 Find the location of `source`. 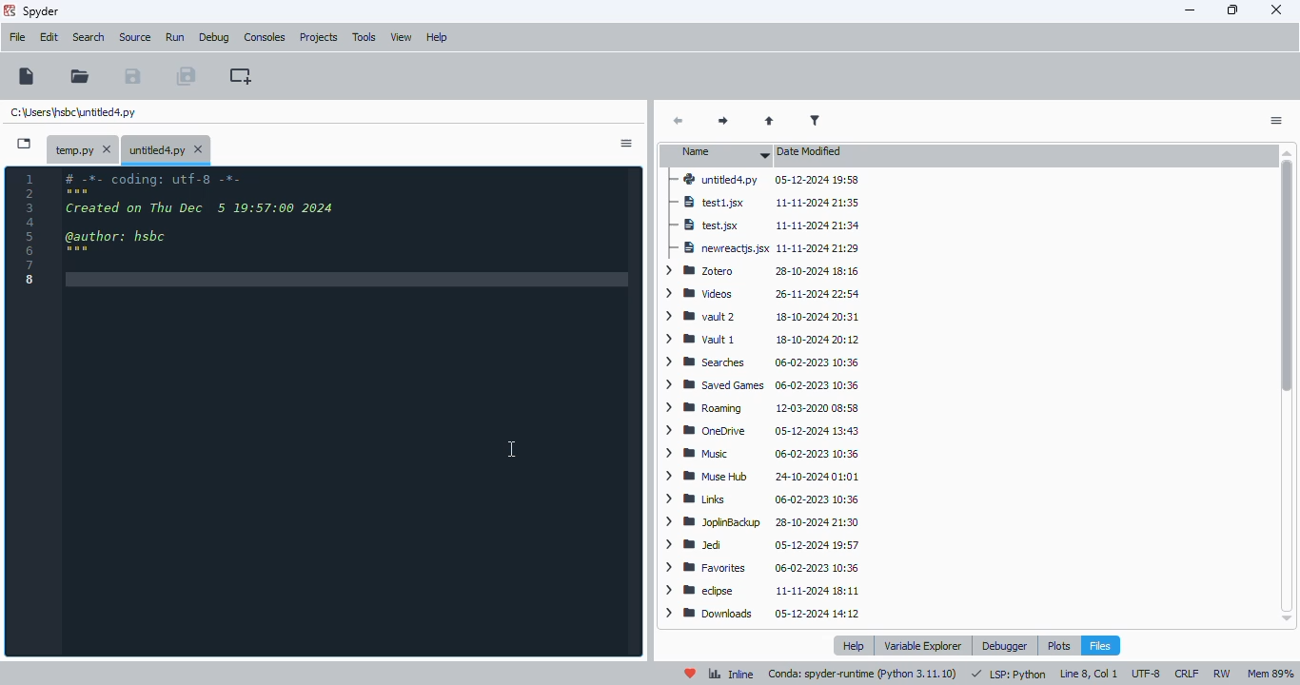

source is located at coordinates (136, 38).